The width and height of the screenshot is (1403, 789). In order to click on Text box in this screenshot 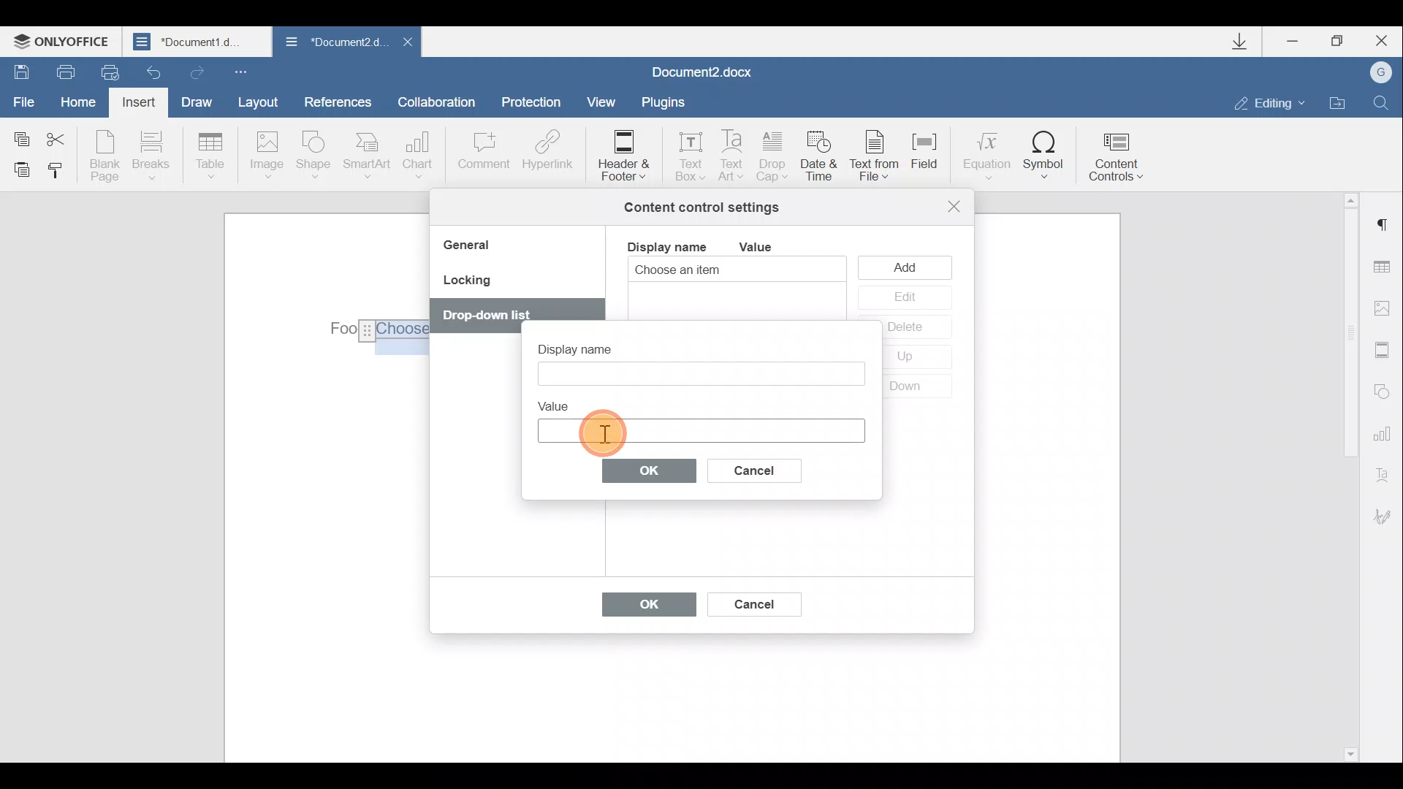, I will do `click(699, 373)`.